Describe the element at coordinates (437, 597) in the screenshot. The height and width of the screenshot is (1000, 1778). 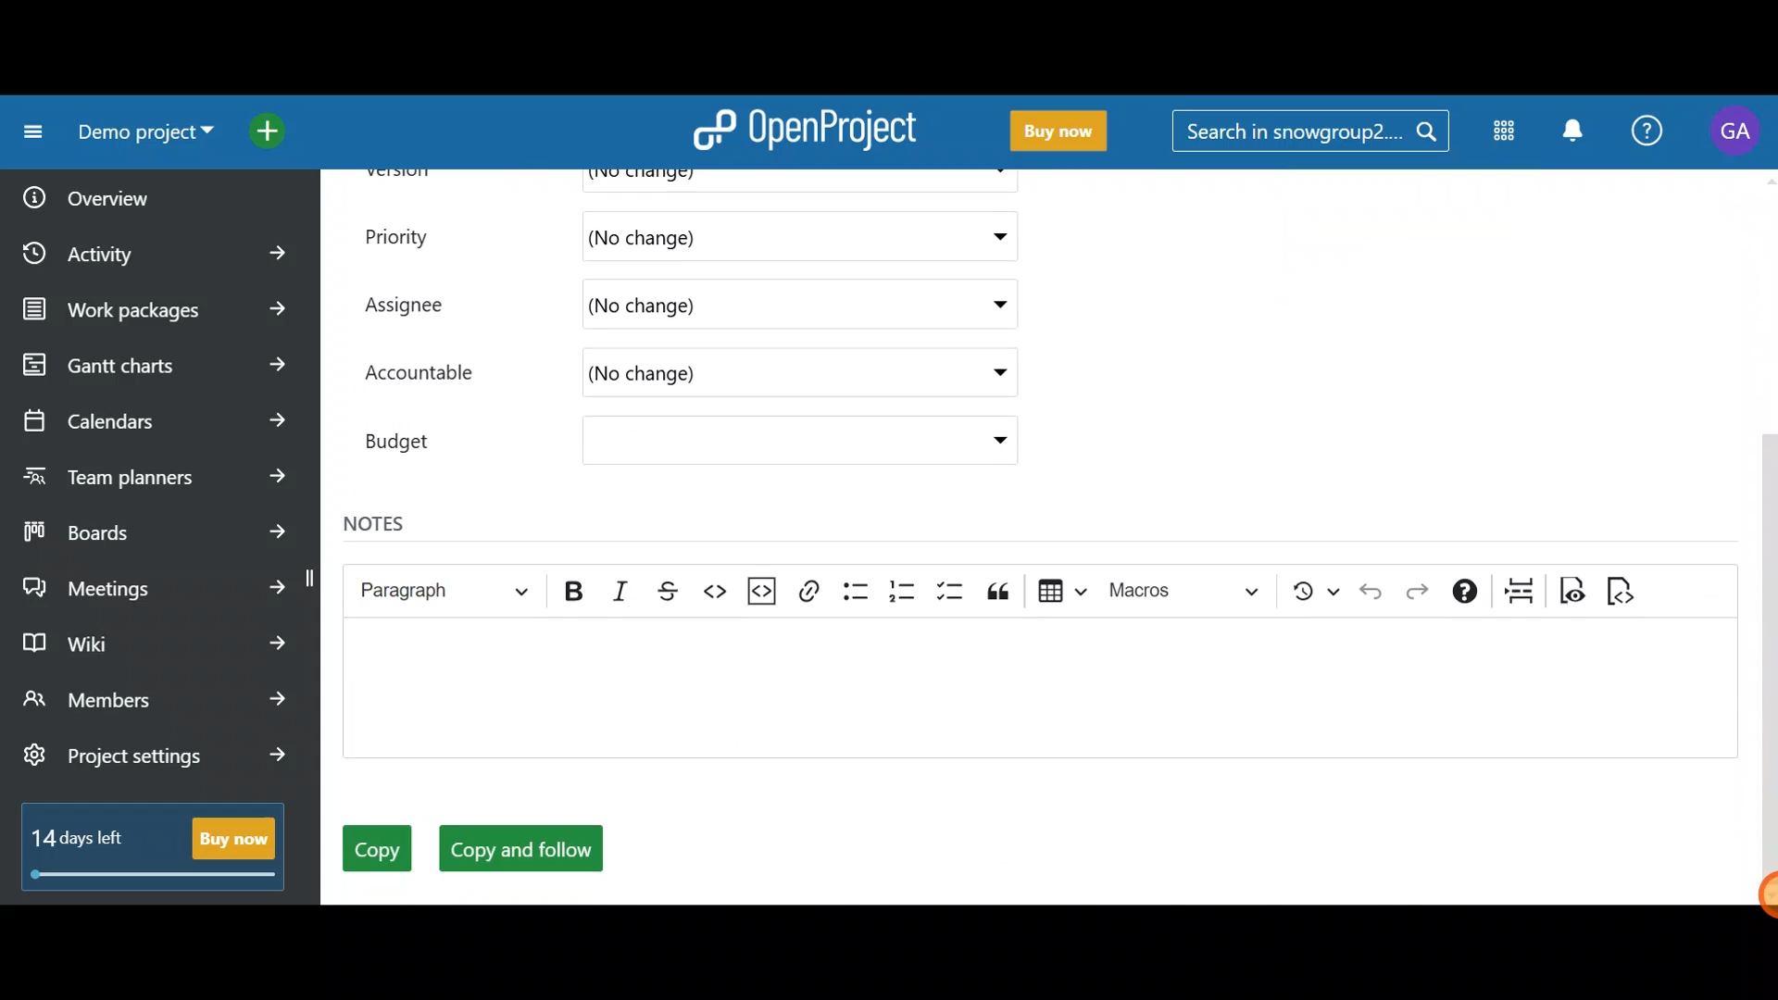
I see `Heading` at that location.